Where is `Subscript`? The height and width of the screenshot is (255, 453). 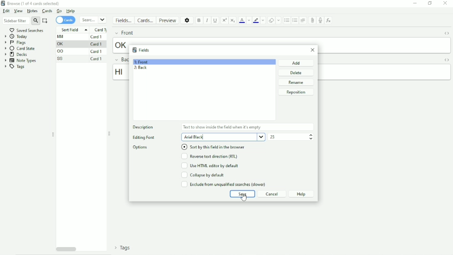 Subscript is located at coordinates (233, 20).